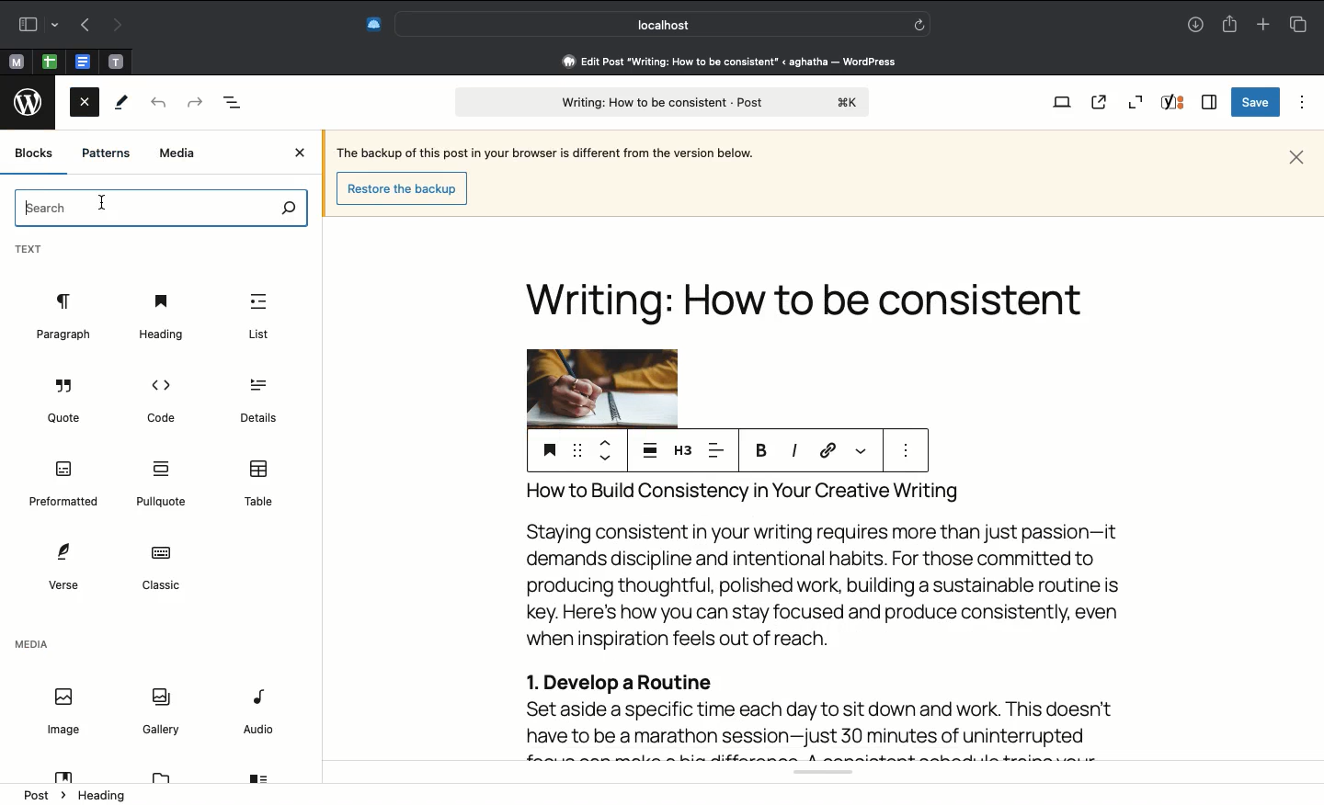  I want to click on Italics, so click(793, 451).